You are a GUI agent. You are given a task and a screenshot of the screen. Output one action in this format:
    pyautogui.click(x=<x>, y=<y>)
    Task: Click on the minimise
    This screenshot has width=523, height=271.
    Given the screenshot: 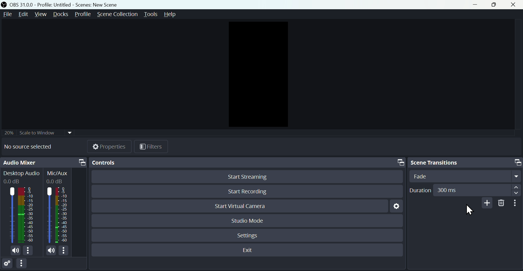 What is the action you would take?
    pyautogui.click(x=478, y=4)
    